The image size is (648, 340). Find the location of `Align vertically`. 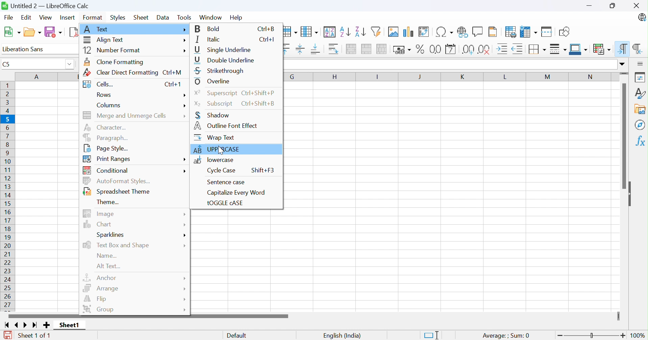

Align vertically is located at coordinates (301, 49).